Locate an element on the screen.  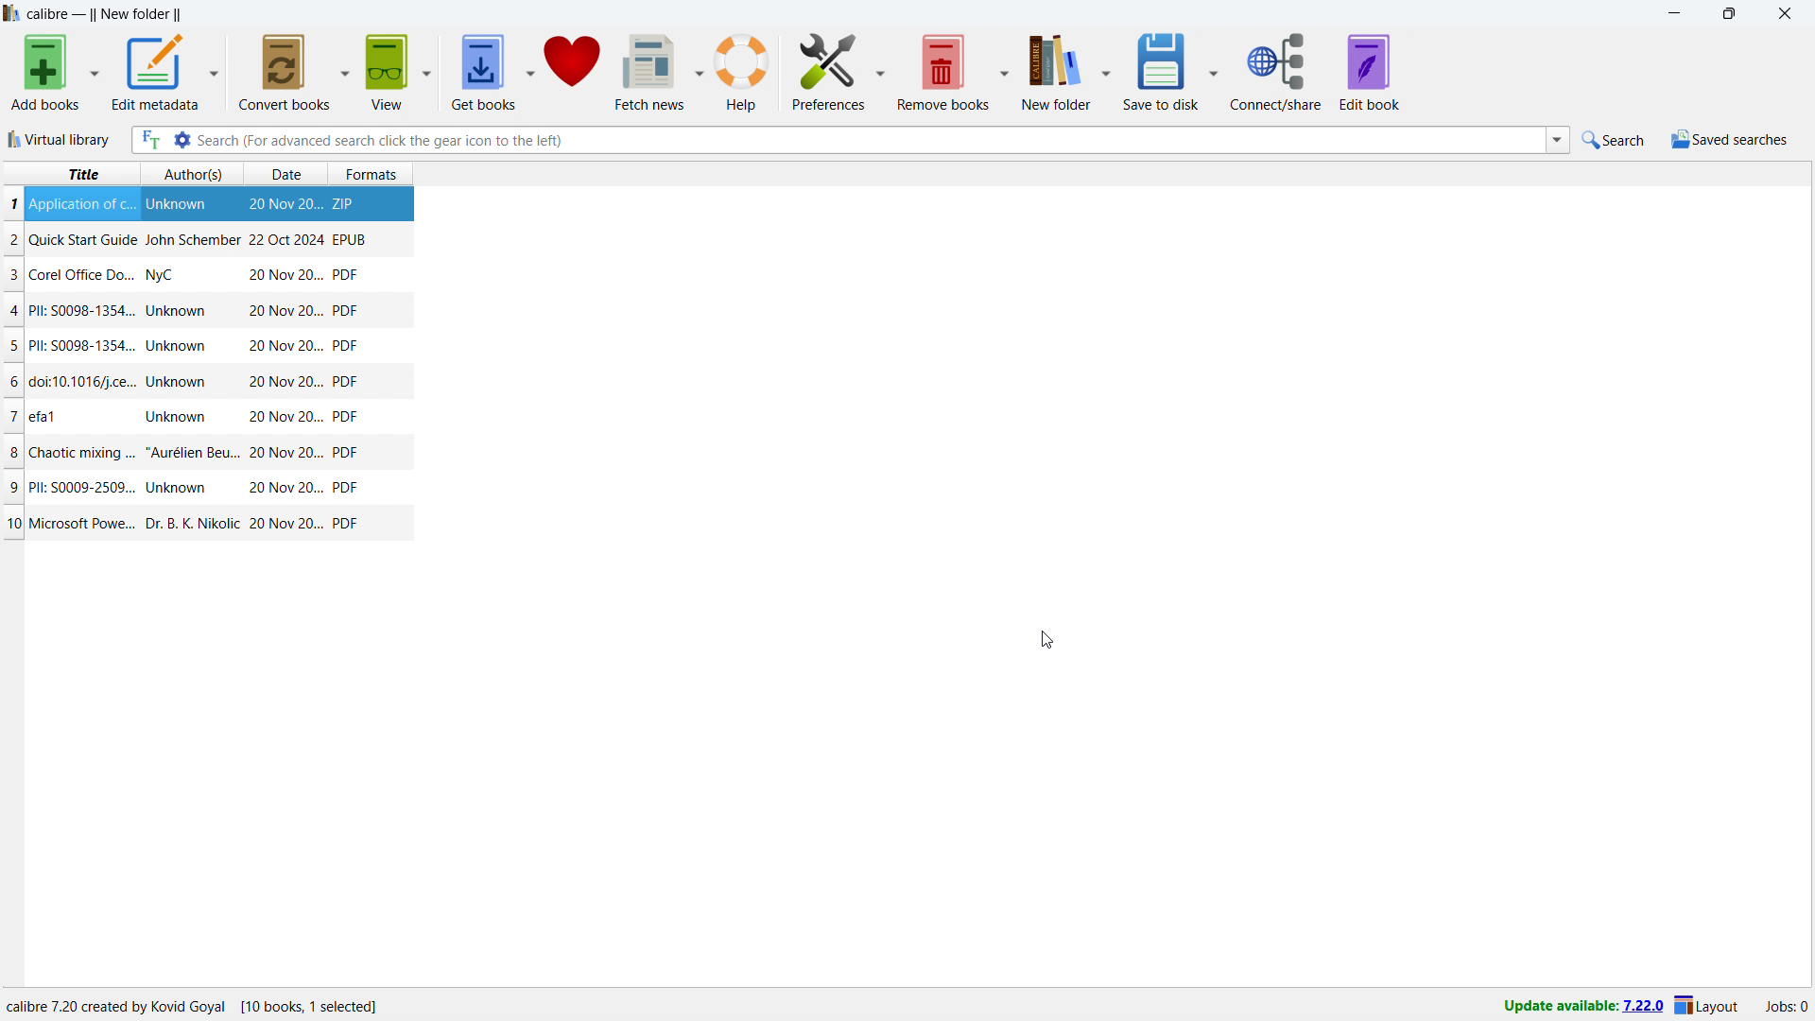
edit metadata options is located at coordinates (213, 73).